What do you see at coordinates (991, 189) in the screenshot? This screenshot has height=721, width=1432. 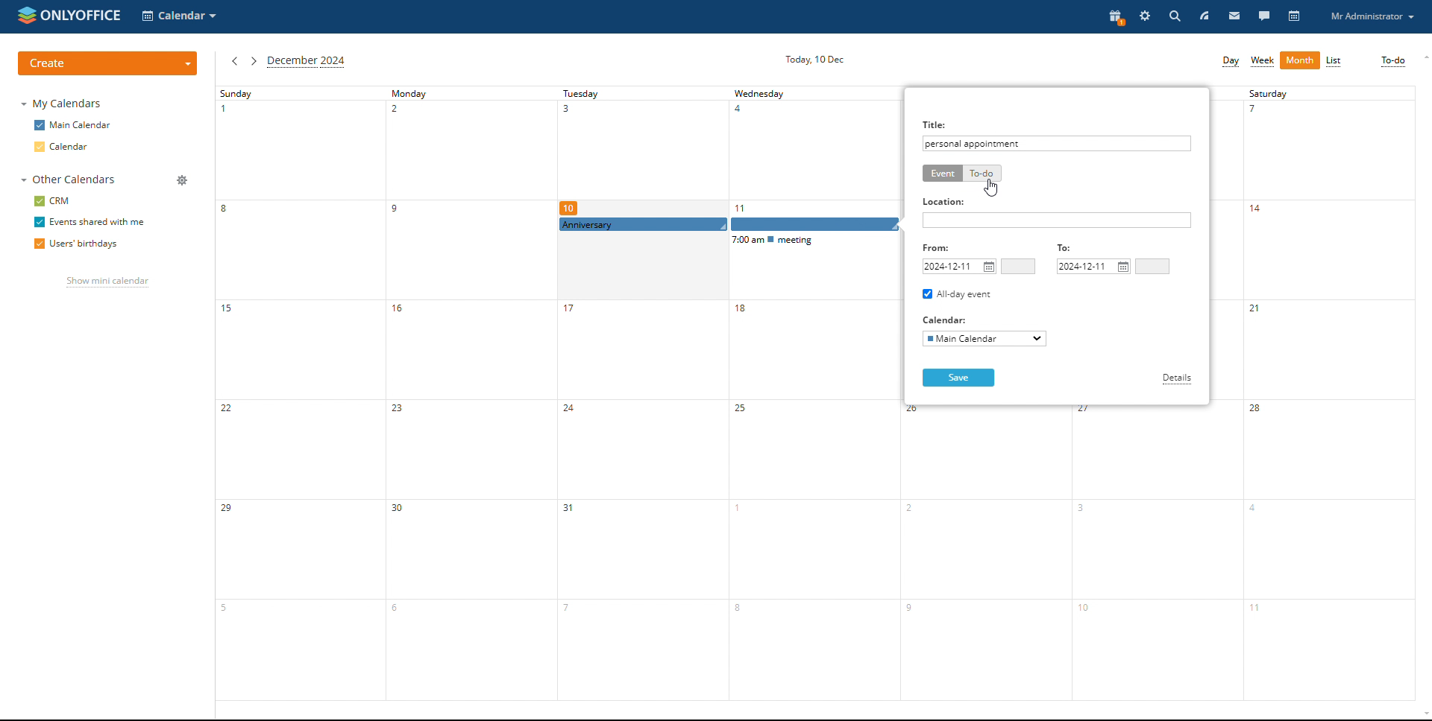 I see `cursor` at bounding box center [991, 189].